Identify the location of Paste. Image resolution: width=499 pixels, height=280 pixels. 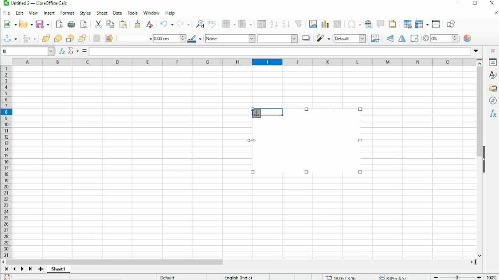
(98, 24).